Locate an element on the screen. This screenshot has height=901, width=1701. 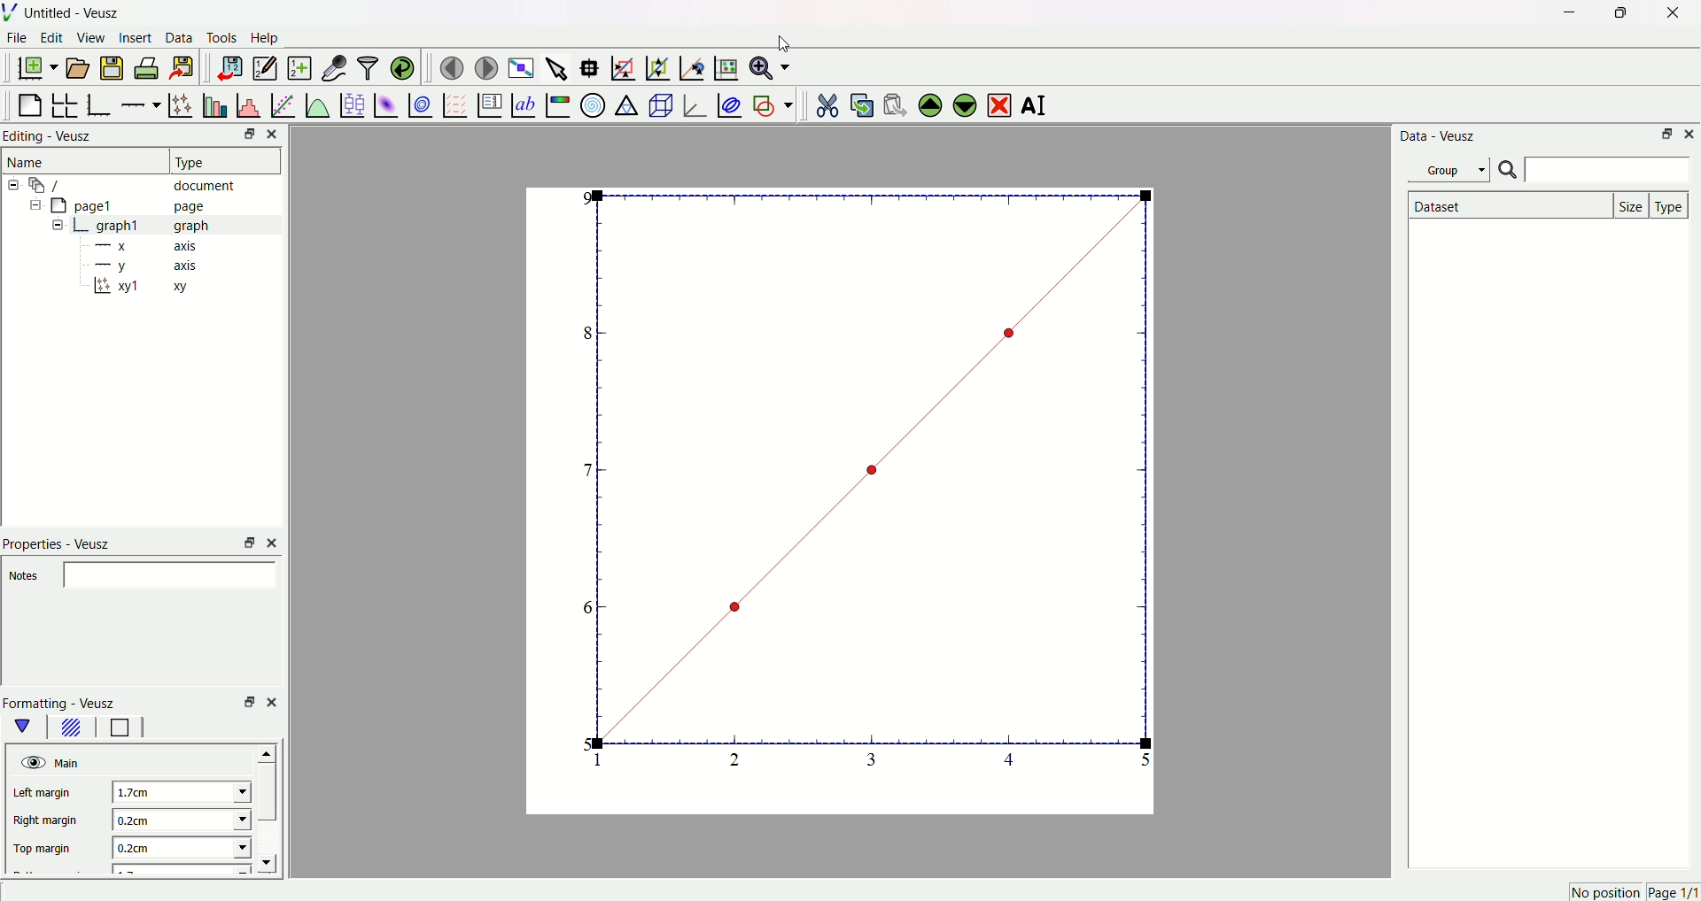
bar chart is located at coordinates (213, 103).